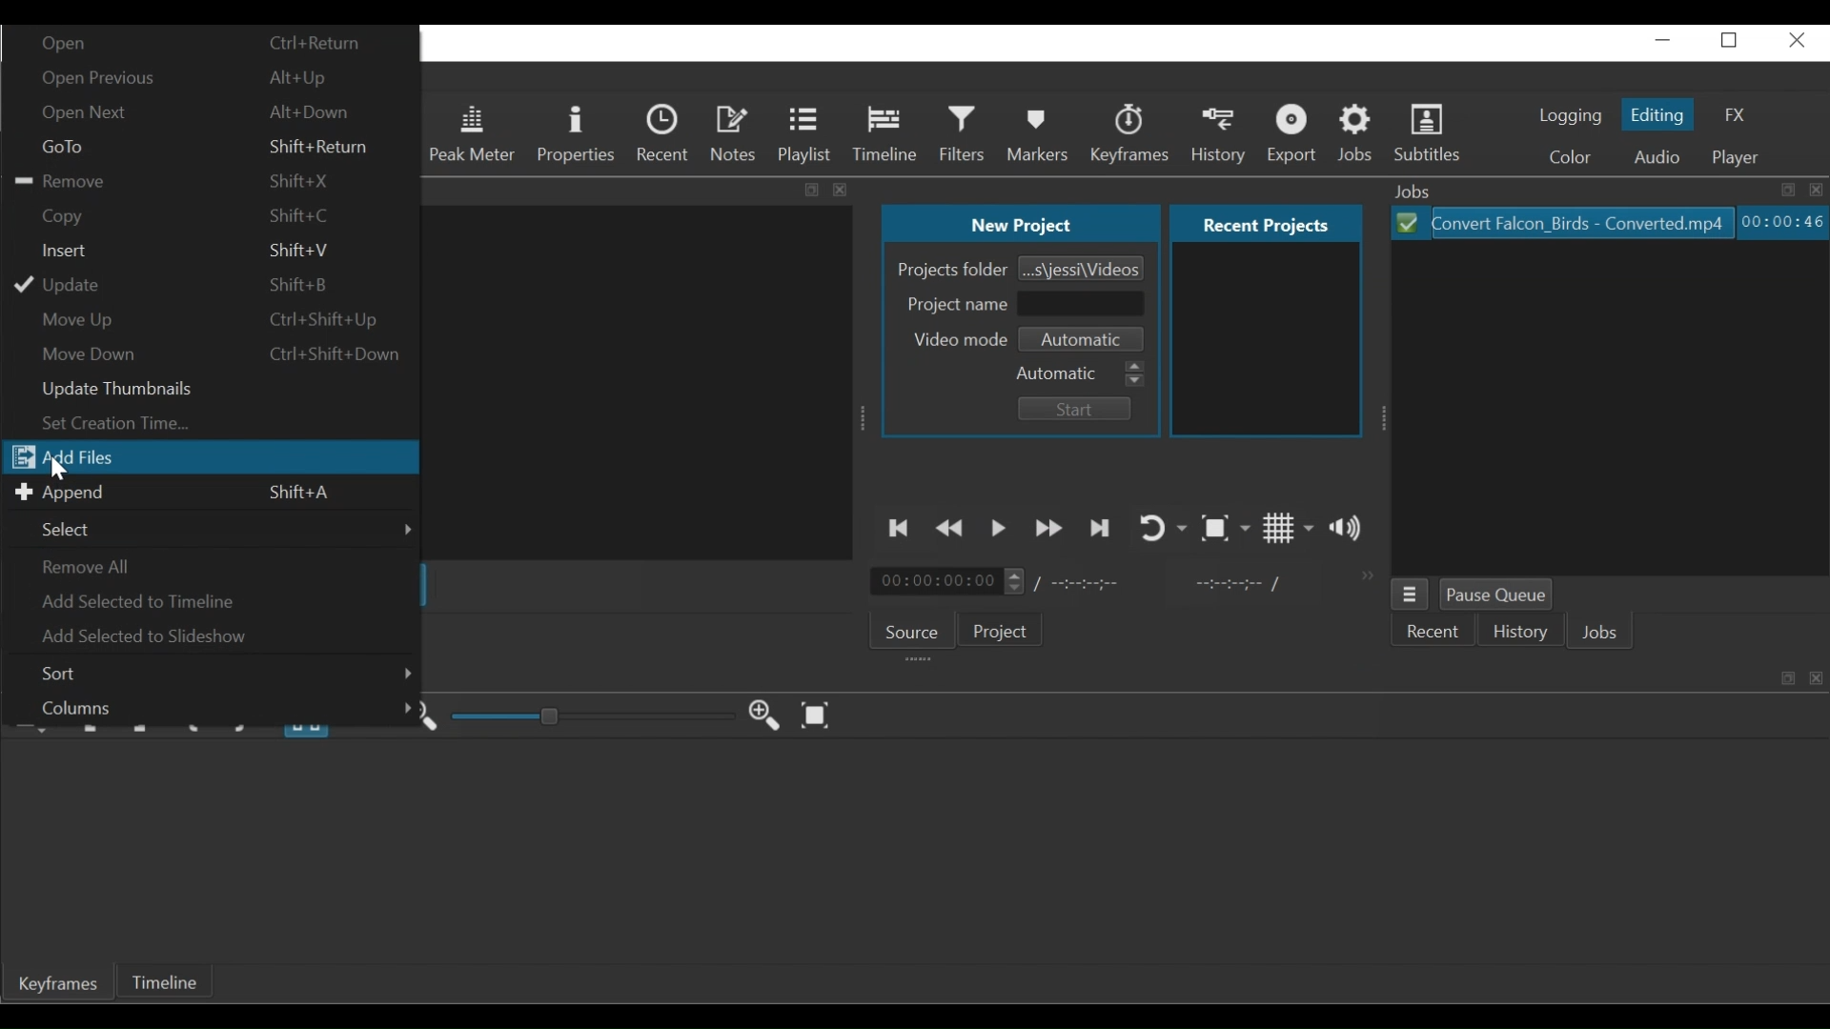 The height and width of the screenshot is (1029, 1830). What do you see at coordinates (804, 134) in the screenshot?
I see `Playlist` at bounding box center [804, 134].